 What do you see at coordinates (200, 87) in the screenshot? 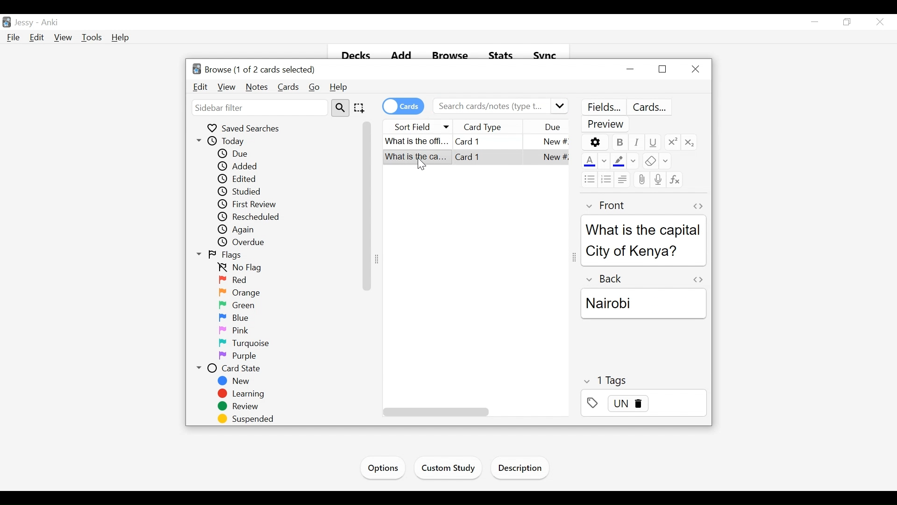
I see `Edit` at bounding box center [200, 87].